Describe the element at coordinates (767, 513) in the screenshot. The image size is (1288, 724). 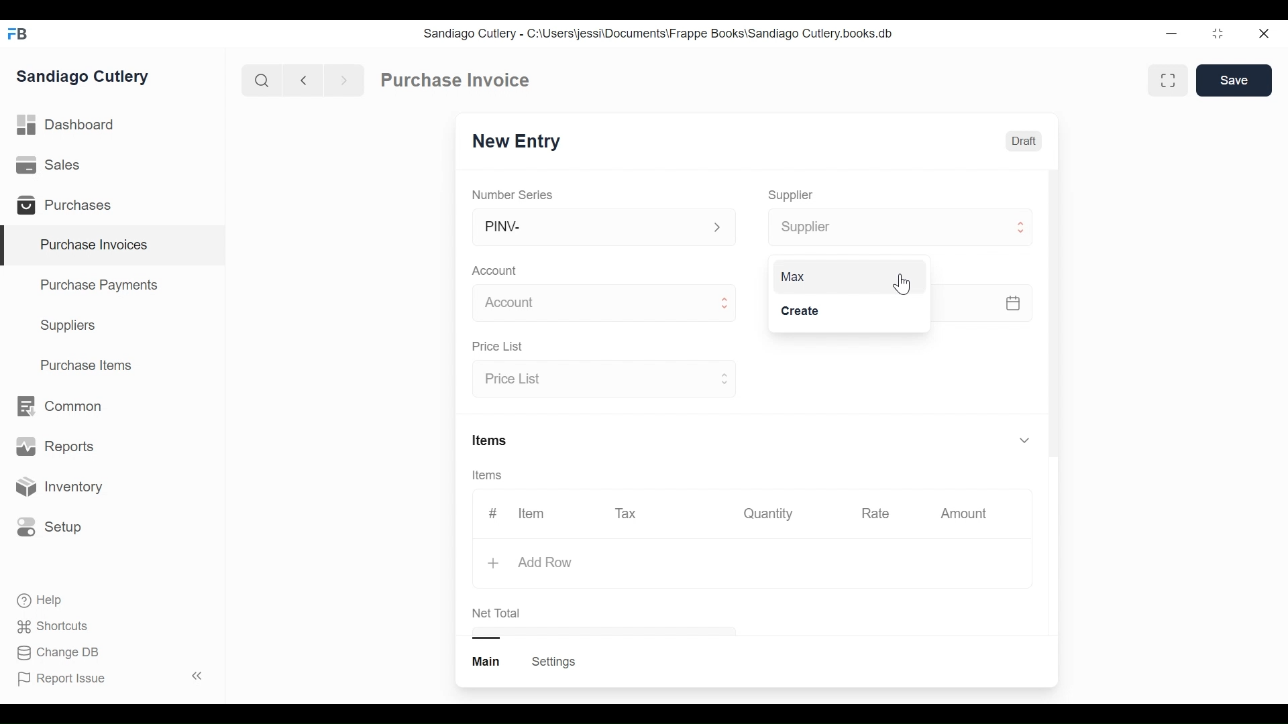
I see `Quantity` at that location.